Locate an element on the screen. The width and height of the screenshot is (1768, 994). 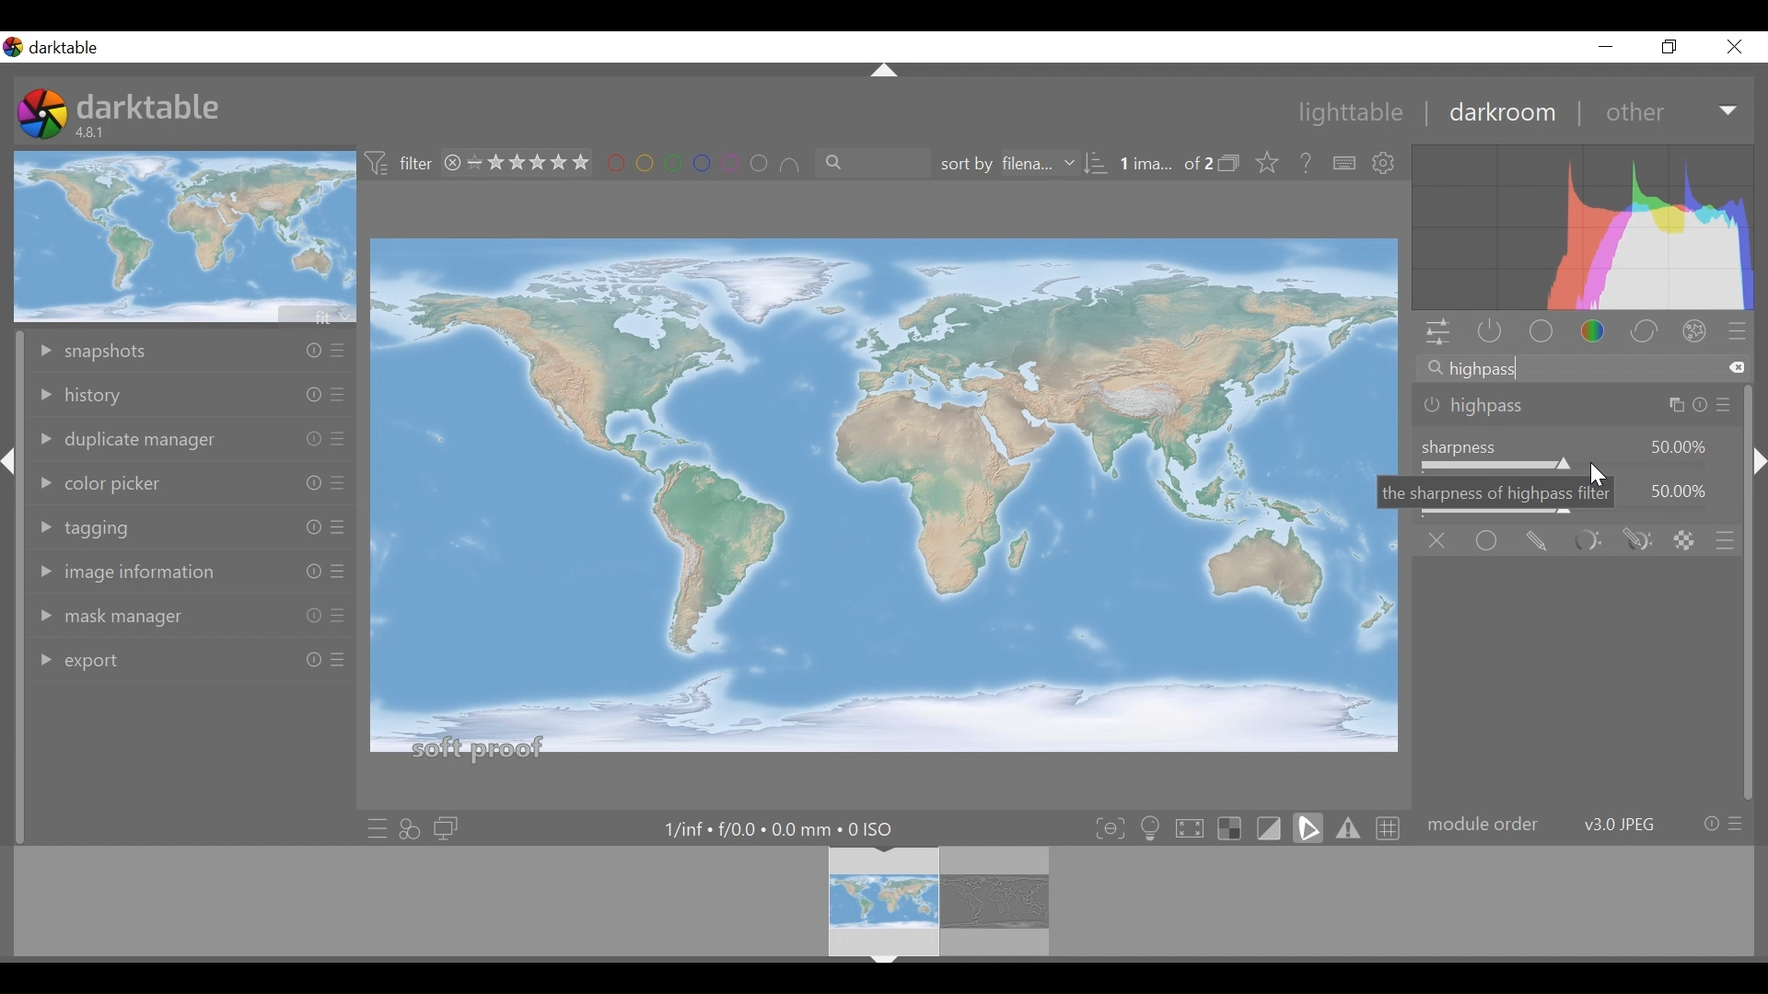
darktable is located at coordinates (156, 104).